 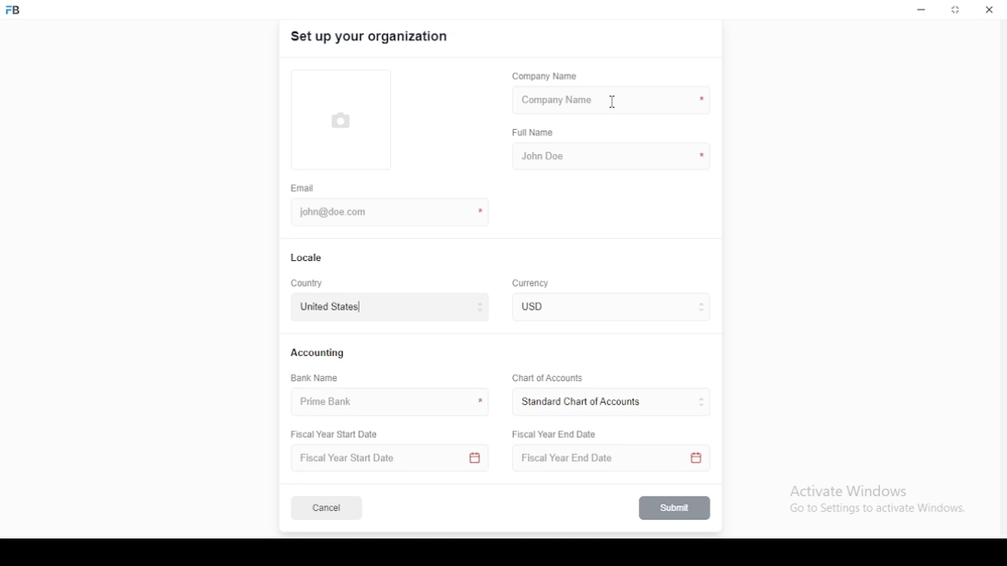 I want to click on company name, so click(x=544, y=76).